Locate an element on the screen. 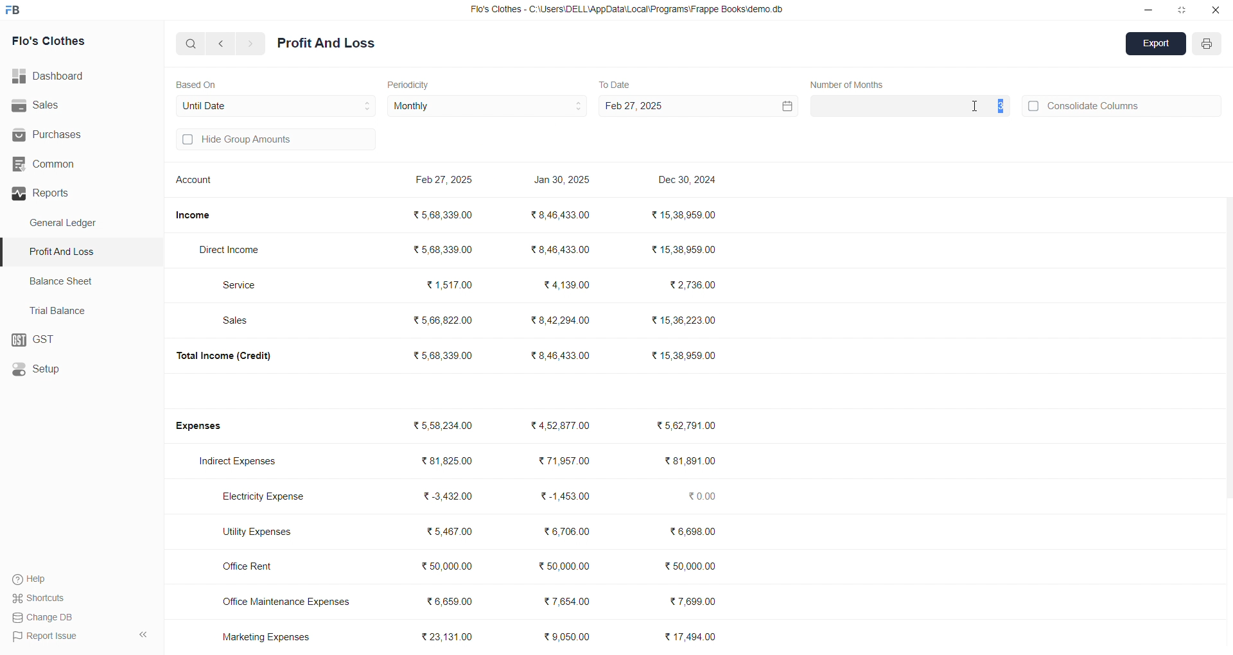  ₹23,131.00 is located at coordinates (450, 636).